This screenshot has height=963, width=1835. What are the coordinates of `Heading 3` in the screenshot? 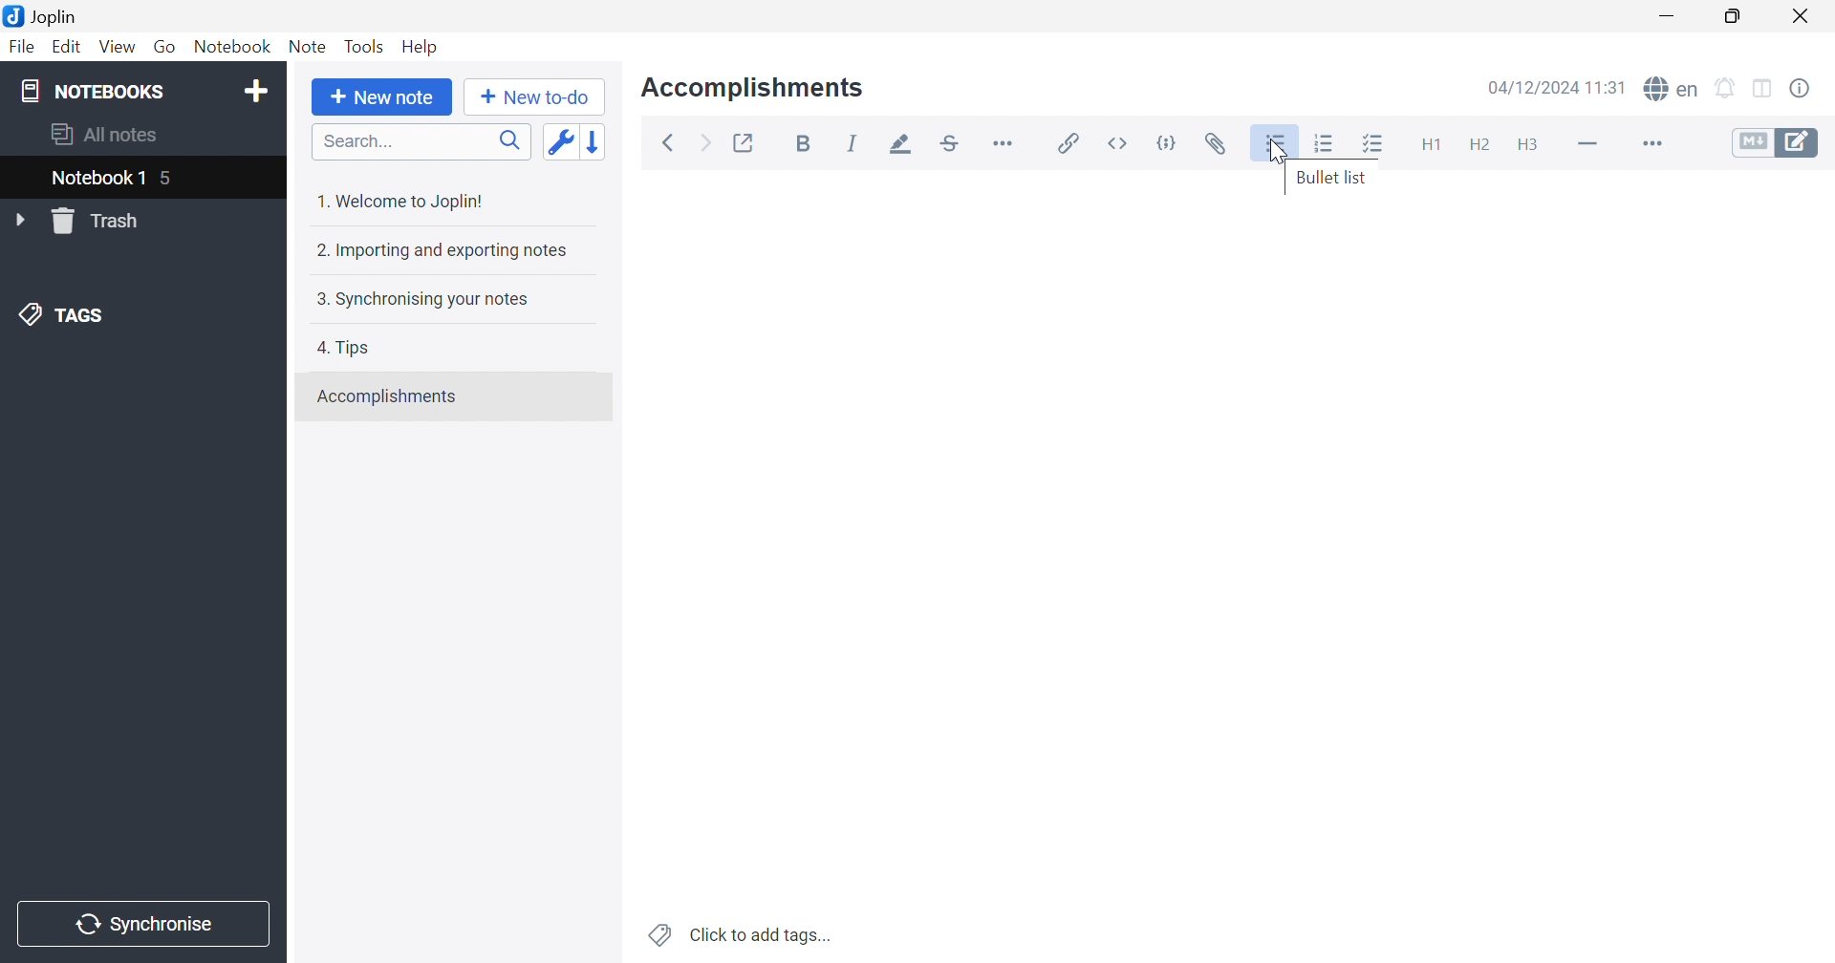 It's located at (1532, 143).